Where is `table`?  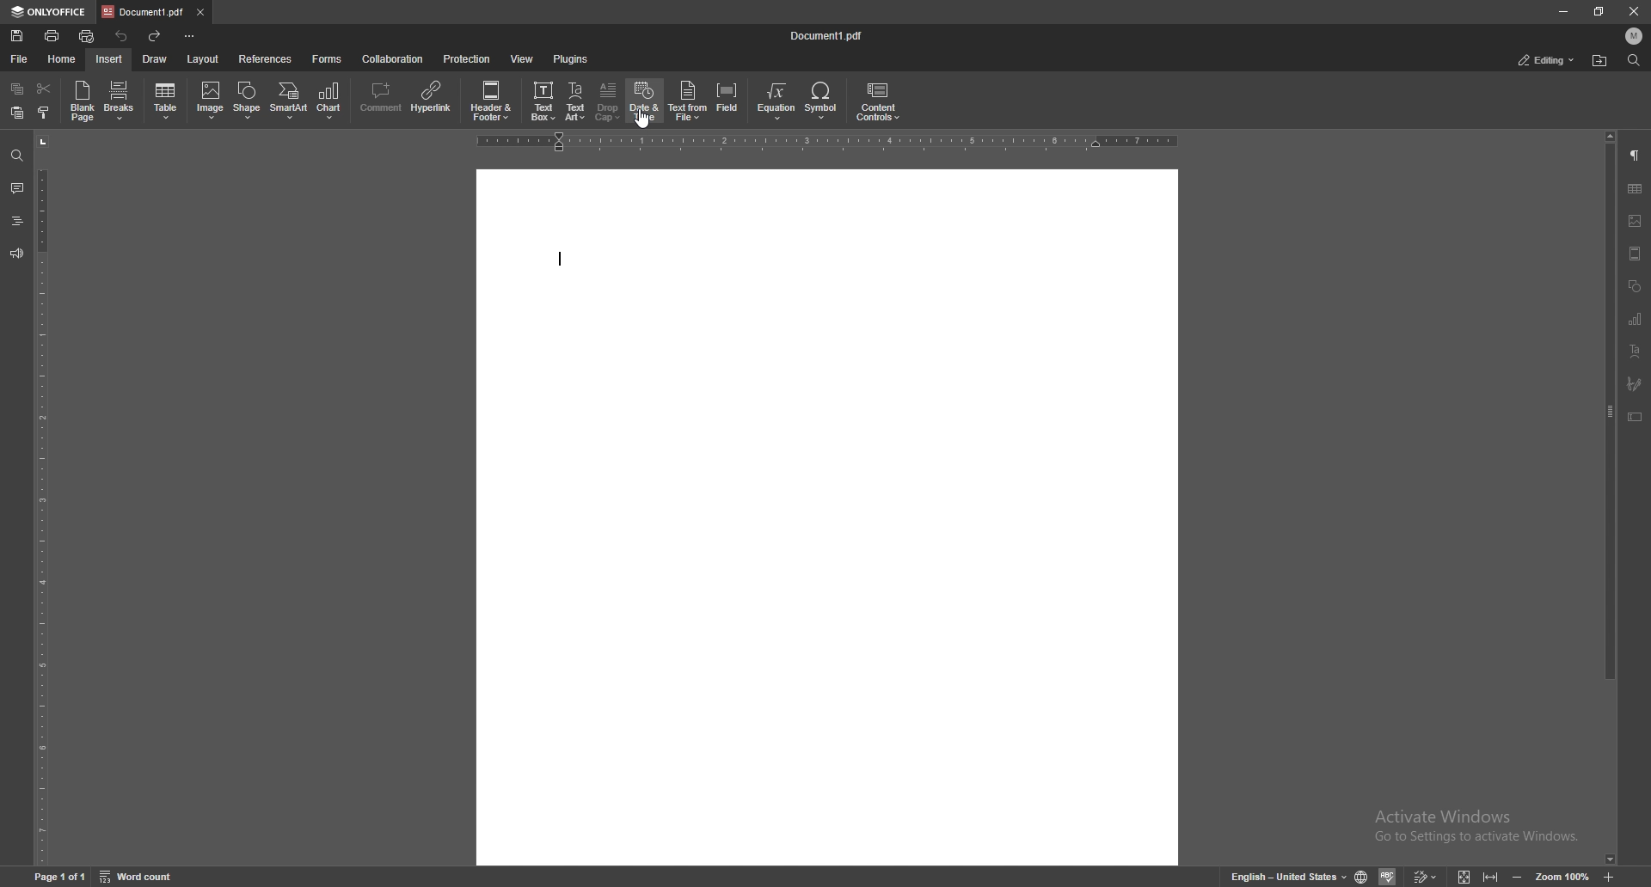
table is located at coordinates (166, 102).